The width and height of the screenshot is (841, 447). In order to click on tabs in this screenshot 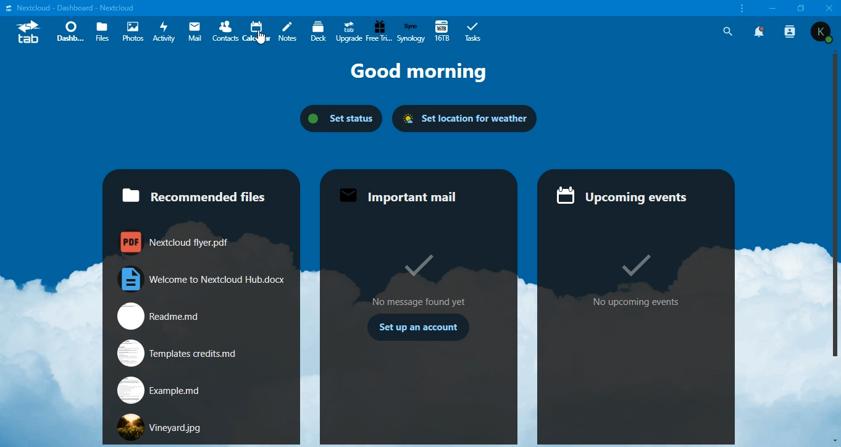, I will do `click(474, 31)`.